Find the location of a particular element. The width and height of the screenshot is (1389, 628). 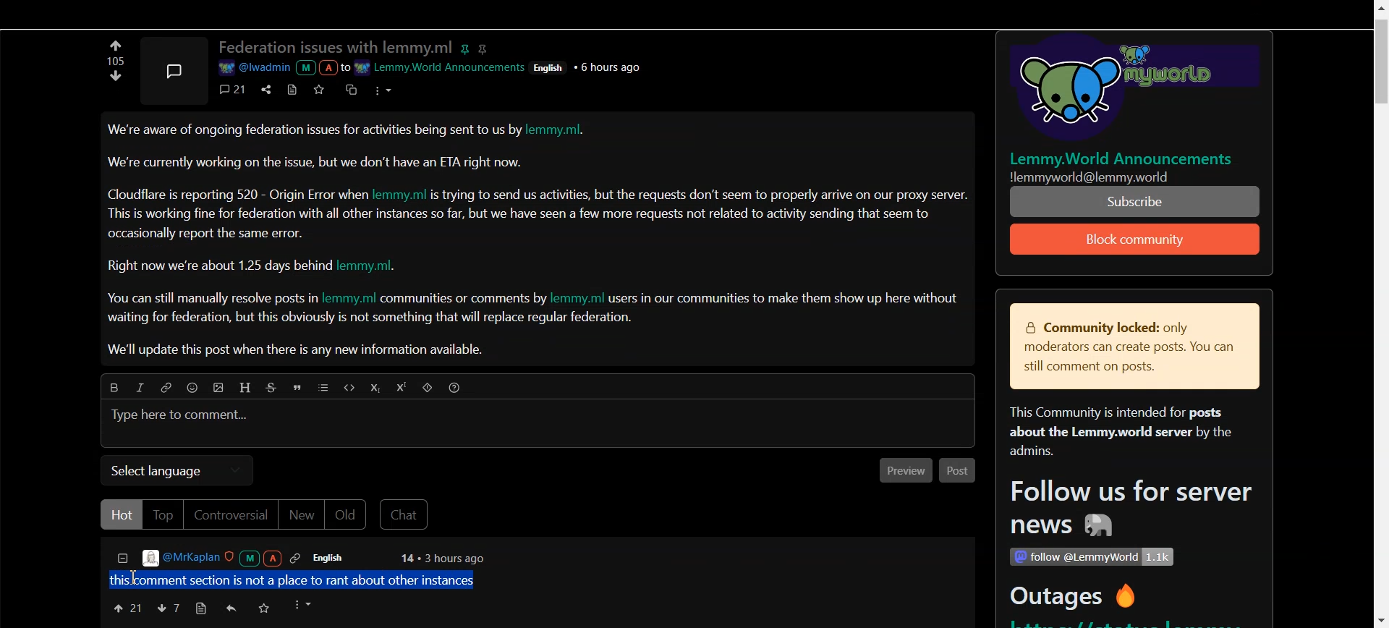

Sorting Help is located at coordinates (456, 387).